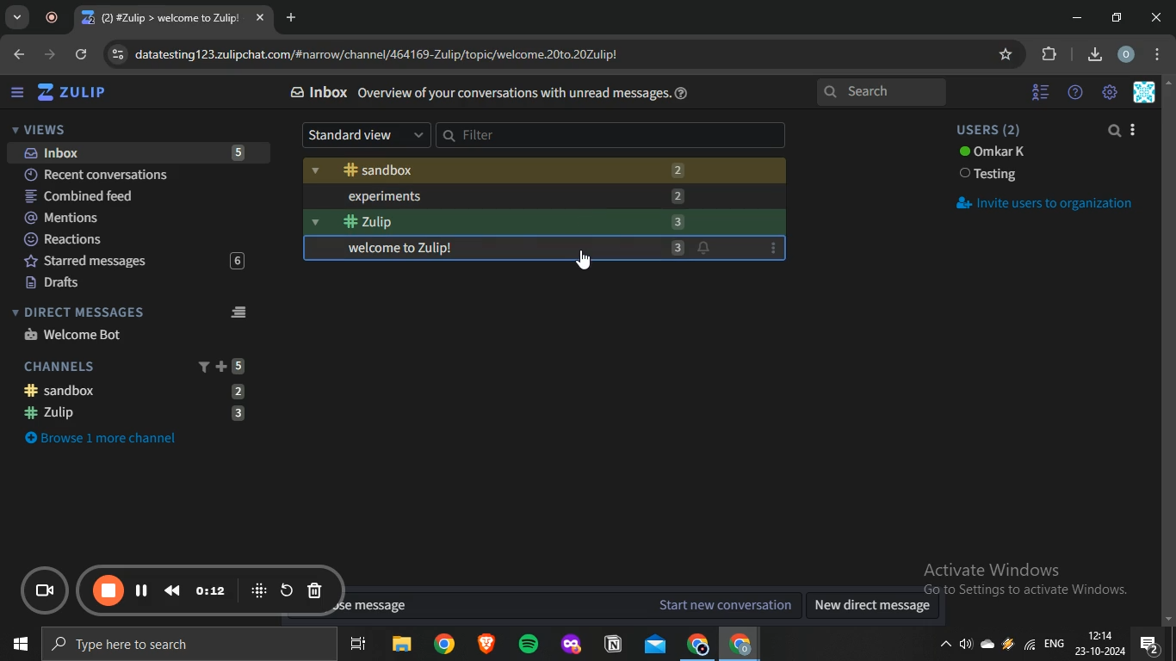 Image resolution: width=1176 pixels, height=661 pixels. I want to click on users, so click(993, 130).